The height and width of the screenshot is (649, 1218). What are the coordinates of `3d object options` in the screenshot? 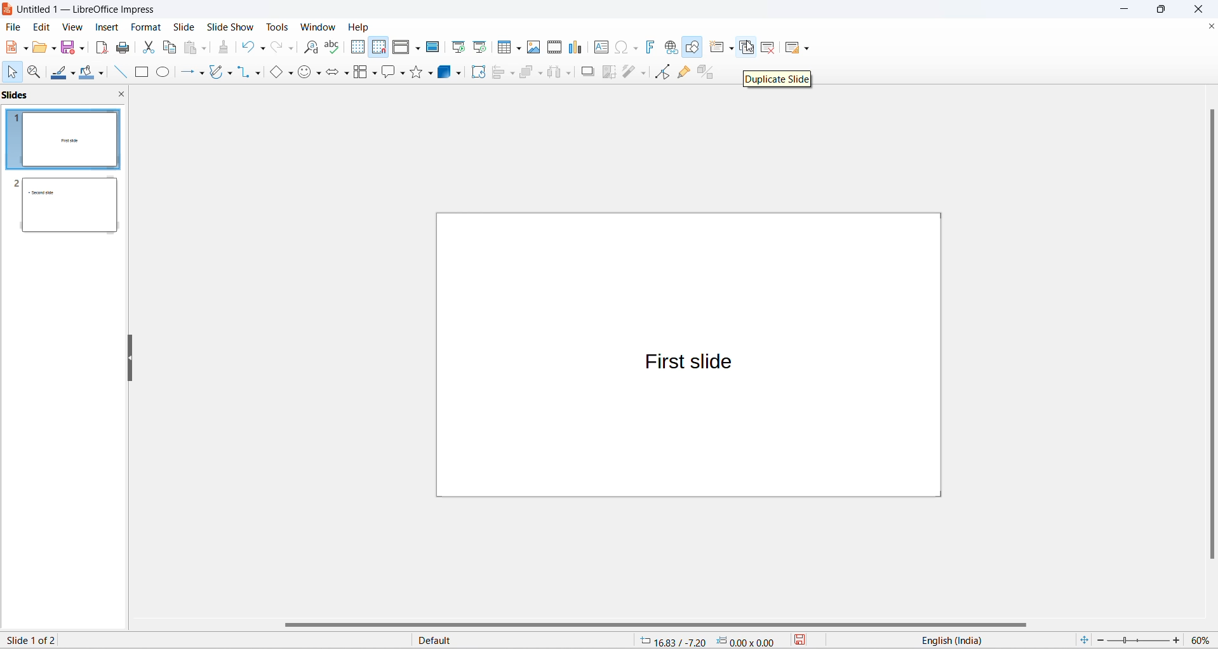 It's located at (462, 72).